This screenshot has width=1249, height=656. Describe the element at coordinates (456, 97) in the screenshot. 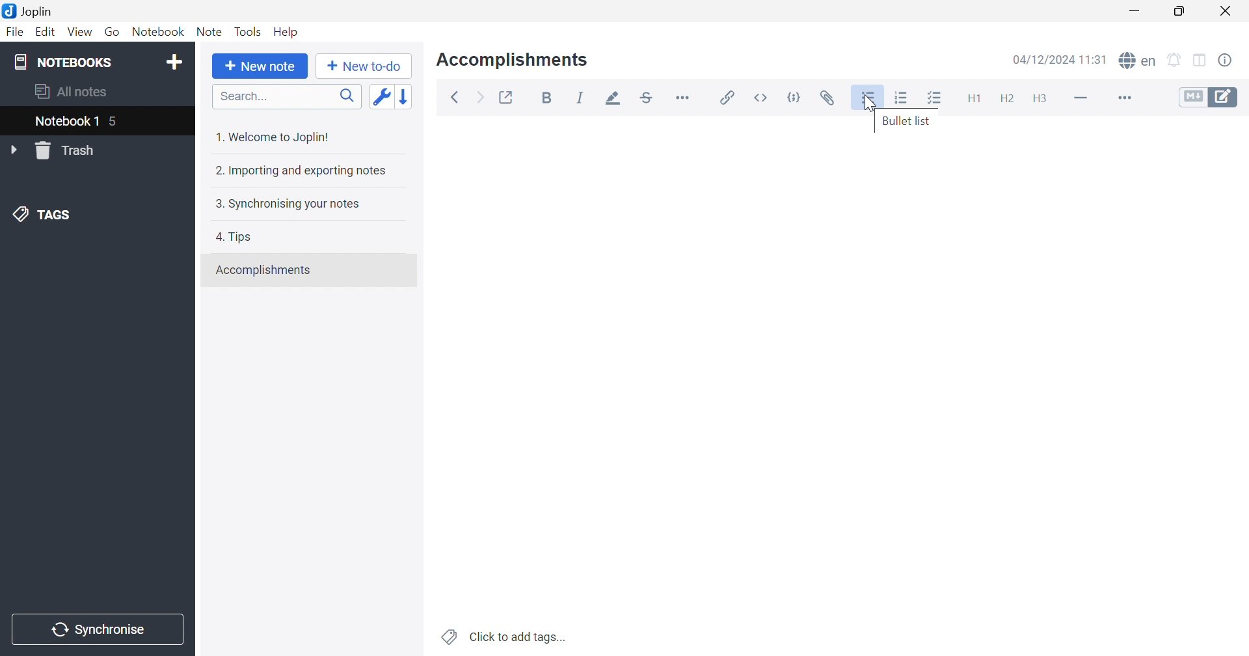

I see `Back` at that location.